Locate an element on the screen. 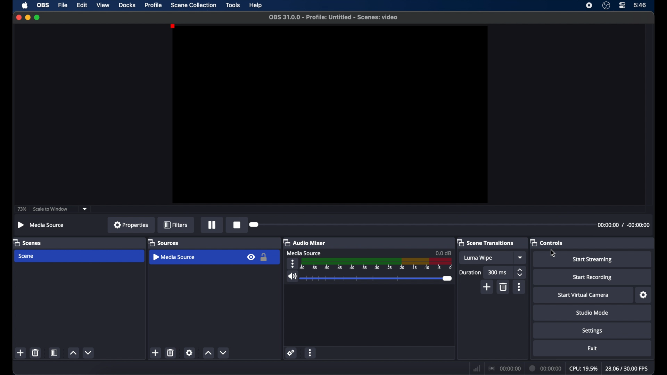  scene filters is located at coordinates (55, 352).